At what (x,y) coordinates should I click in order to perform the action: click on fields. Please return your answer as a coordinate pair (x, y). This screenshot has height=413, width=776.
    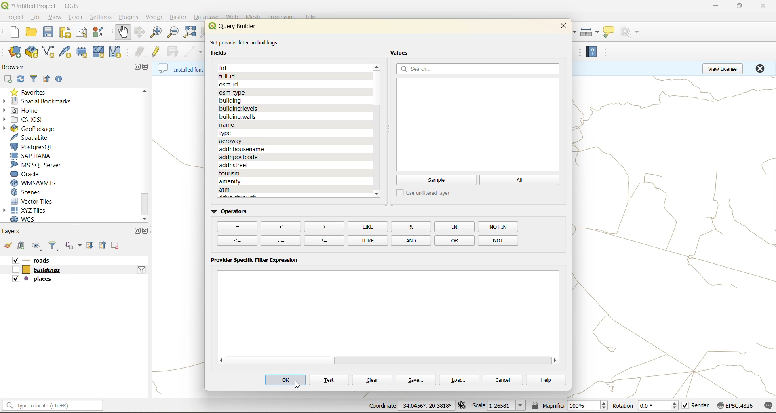
    Looking at the image, I should click on (246, 181).